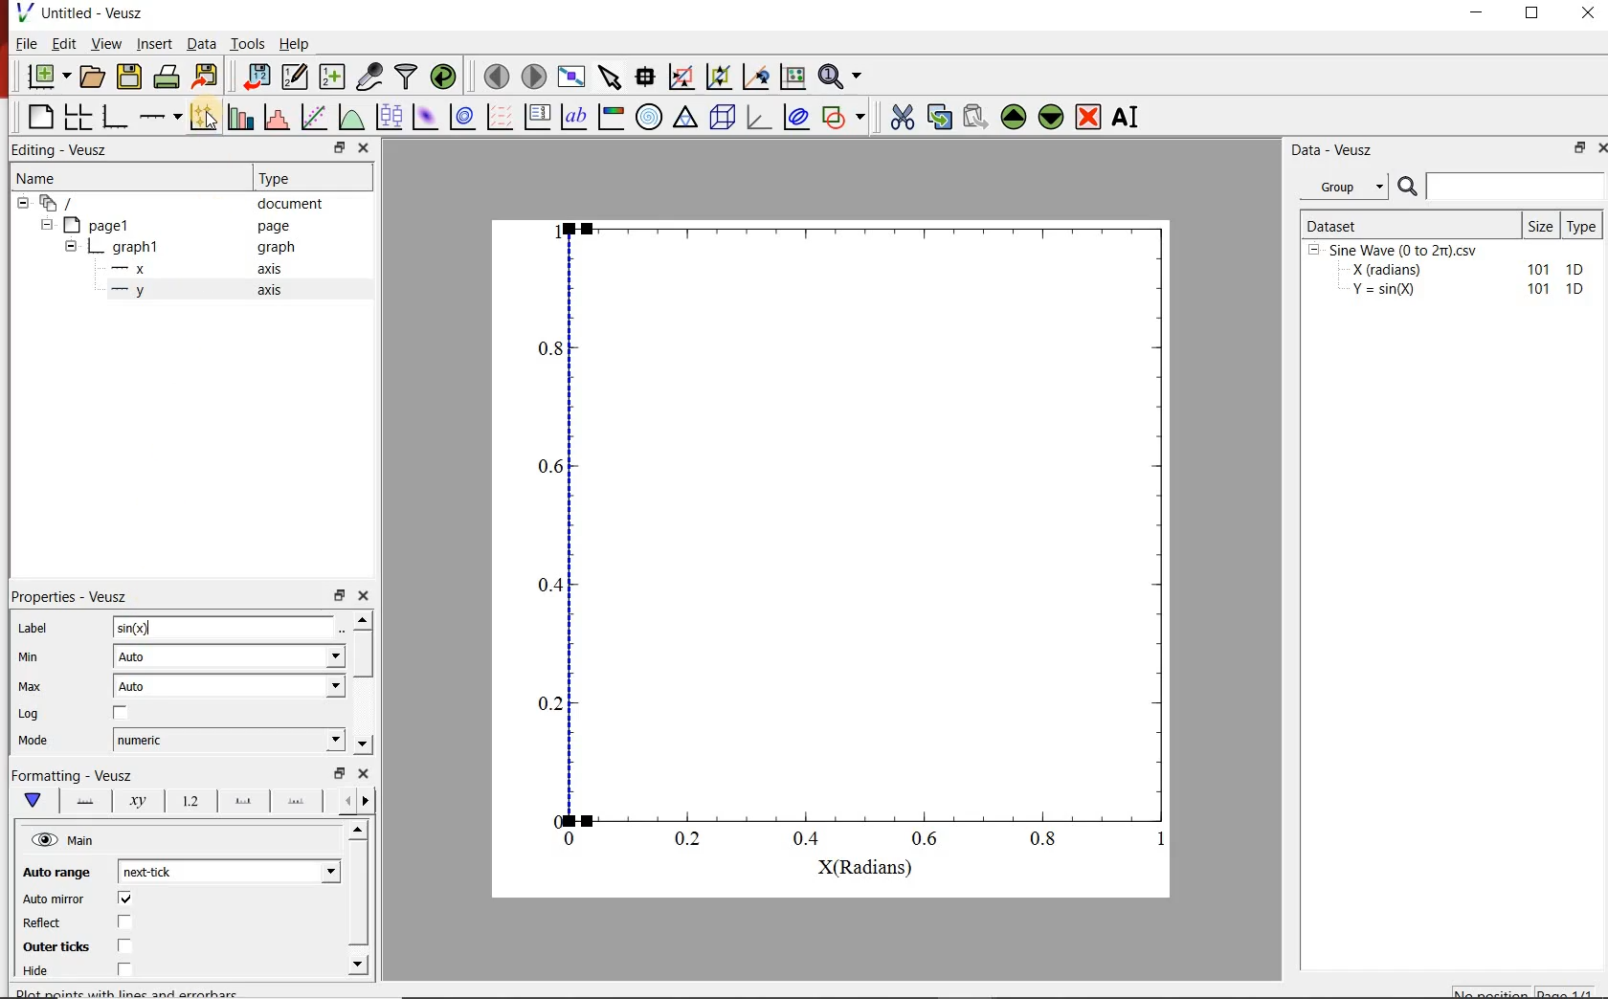  I want to click on Tools, so click(248, 43).